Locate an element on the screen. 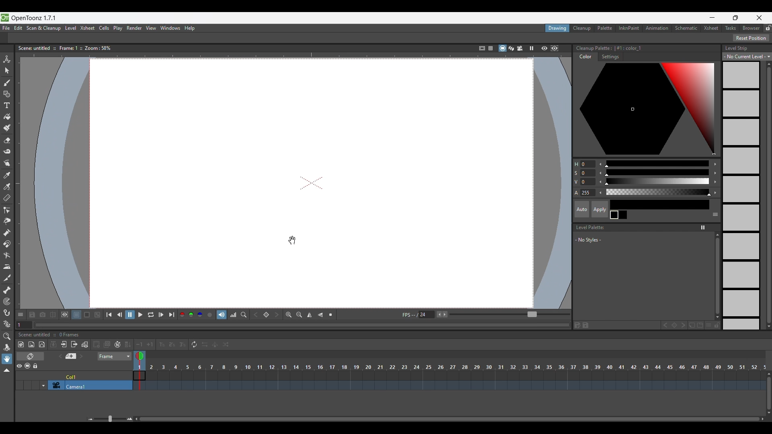 This screenshot has height=434, width=772. Zoom out is located at coordinates (89, 418).